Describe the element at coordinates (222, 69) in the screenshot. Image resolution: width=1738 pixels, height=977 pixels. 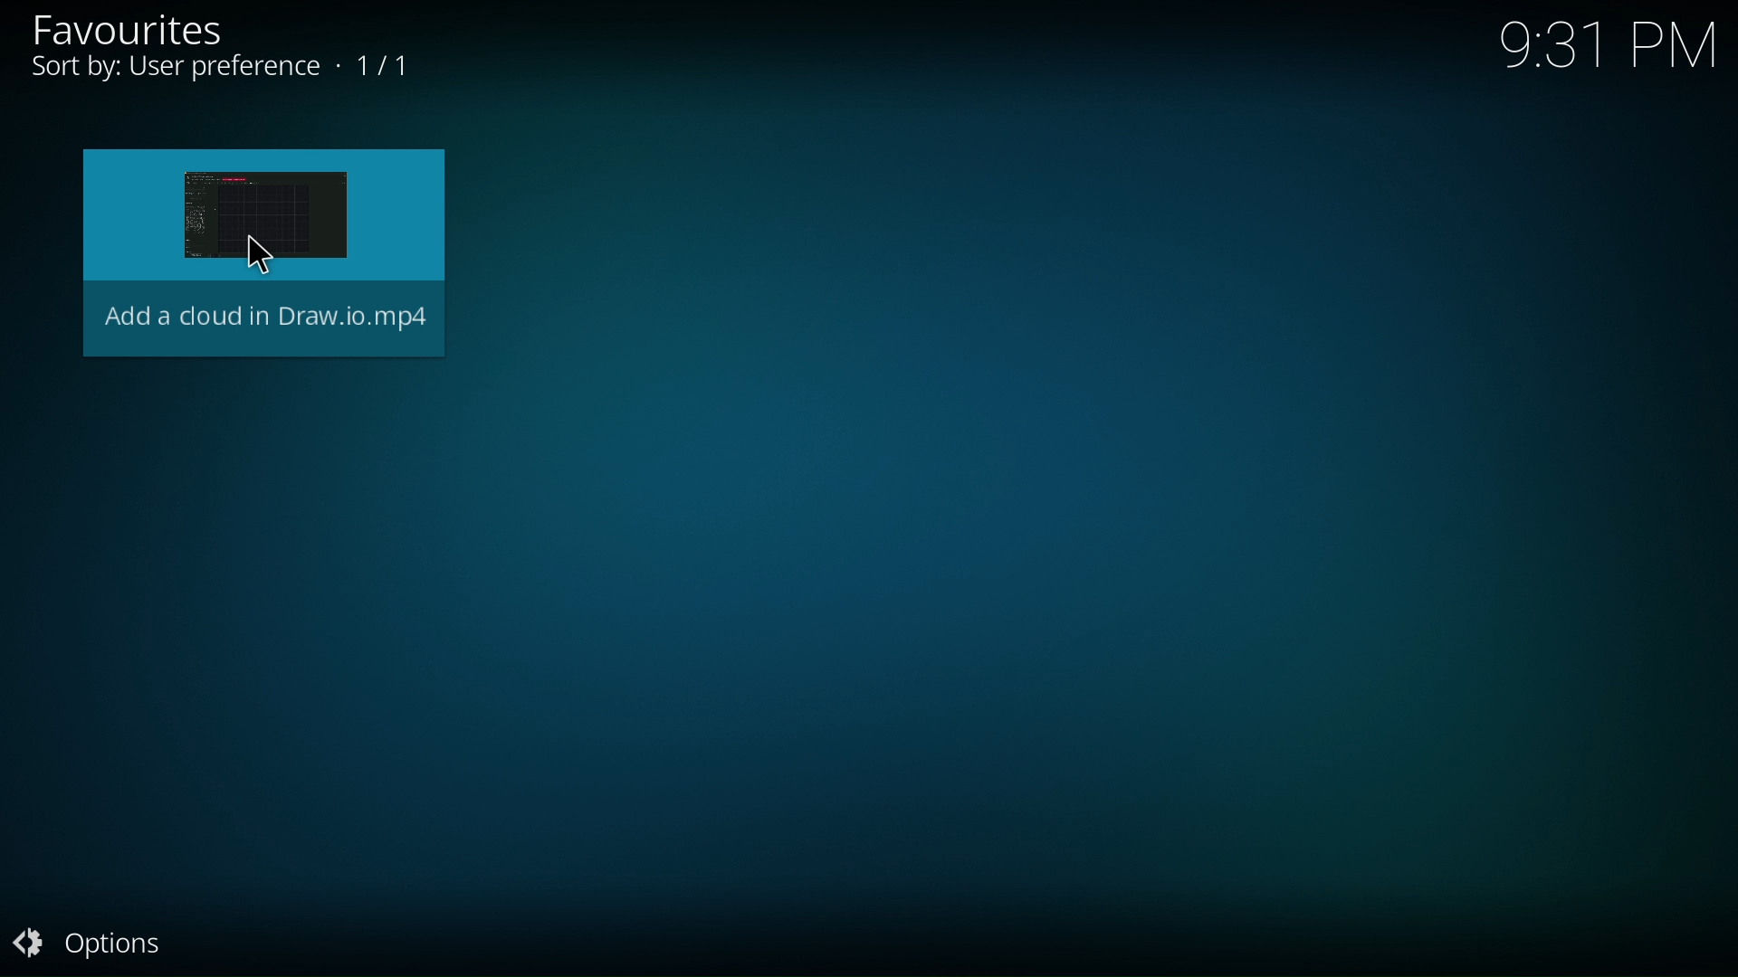
I see `Sort by: User preference + 1/1` at that location.